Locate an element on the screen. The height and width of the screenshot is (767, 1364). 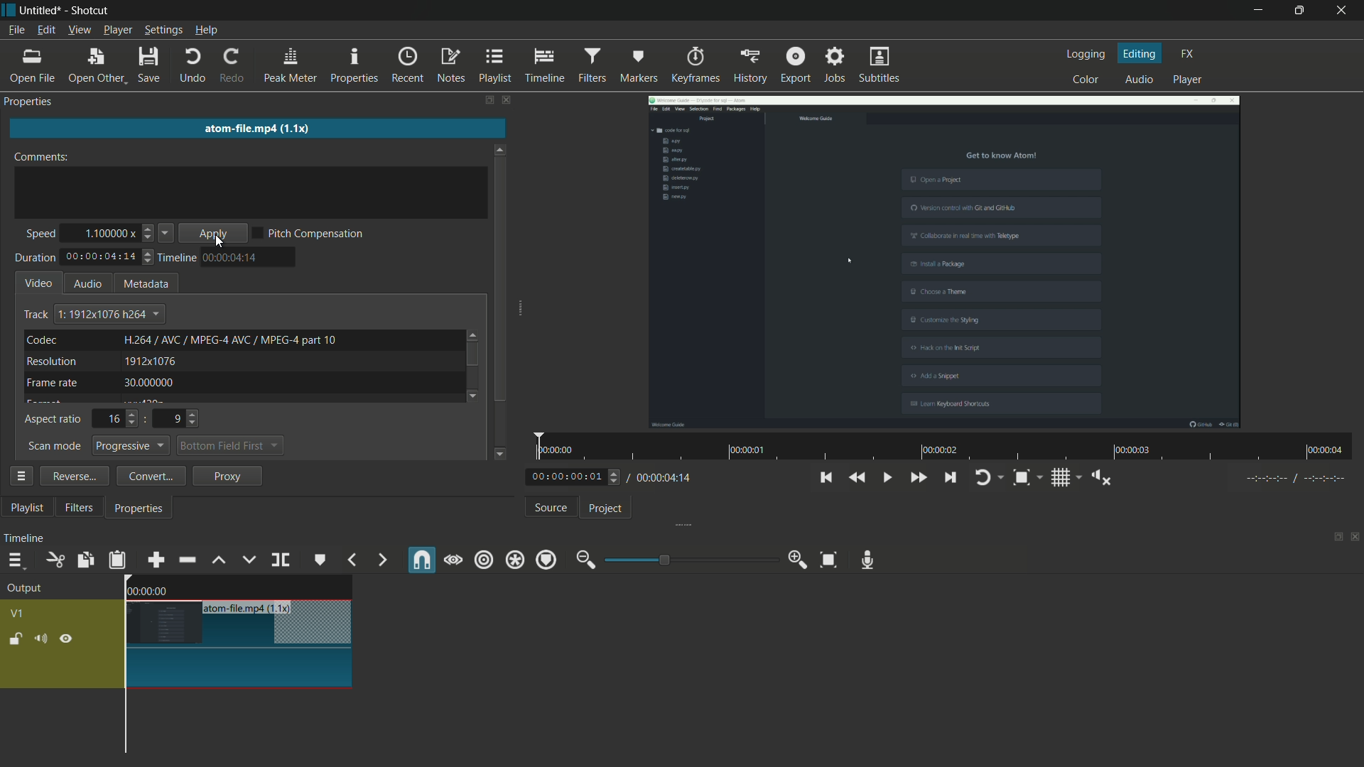
player menu is located at coordinates (118, 31).